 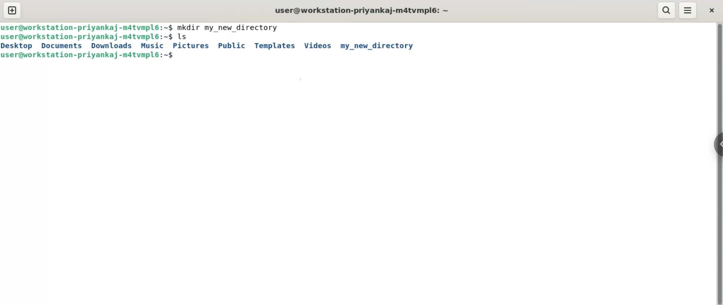 What do you see at coordinates (277, 45) in the screenshot?
I see `templates` at bounding box center [277, 45].